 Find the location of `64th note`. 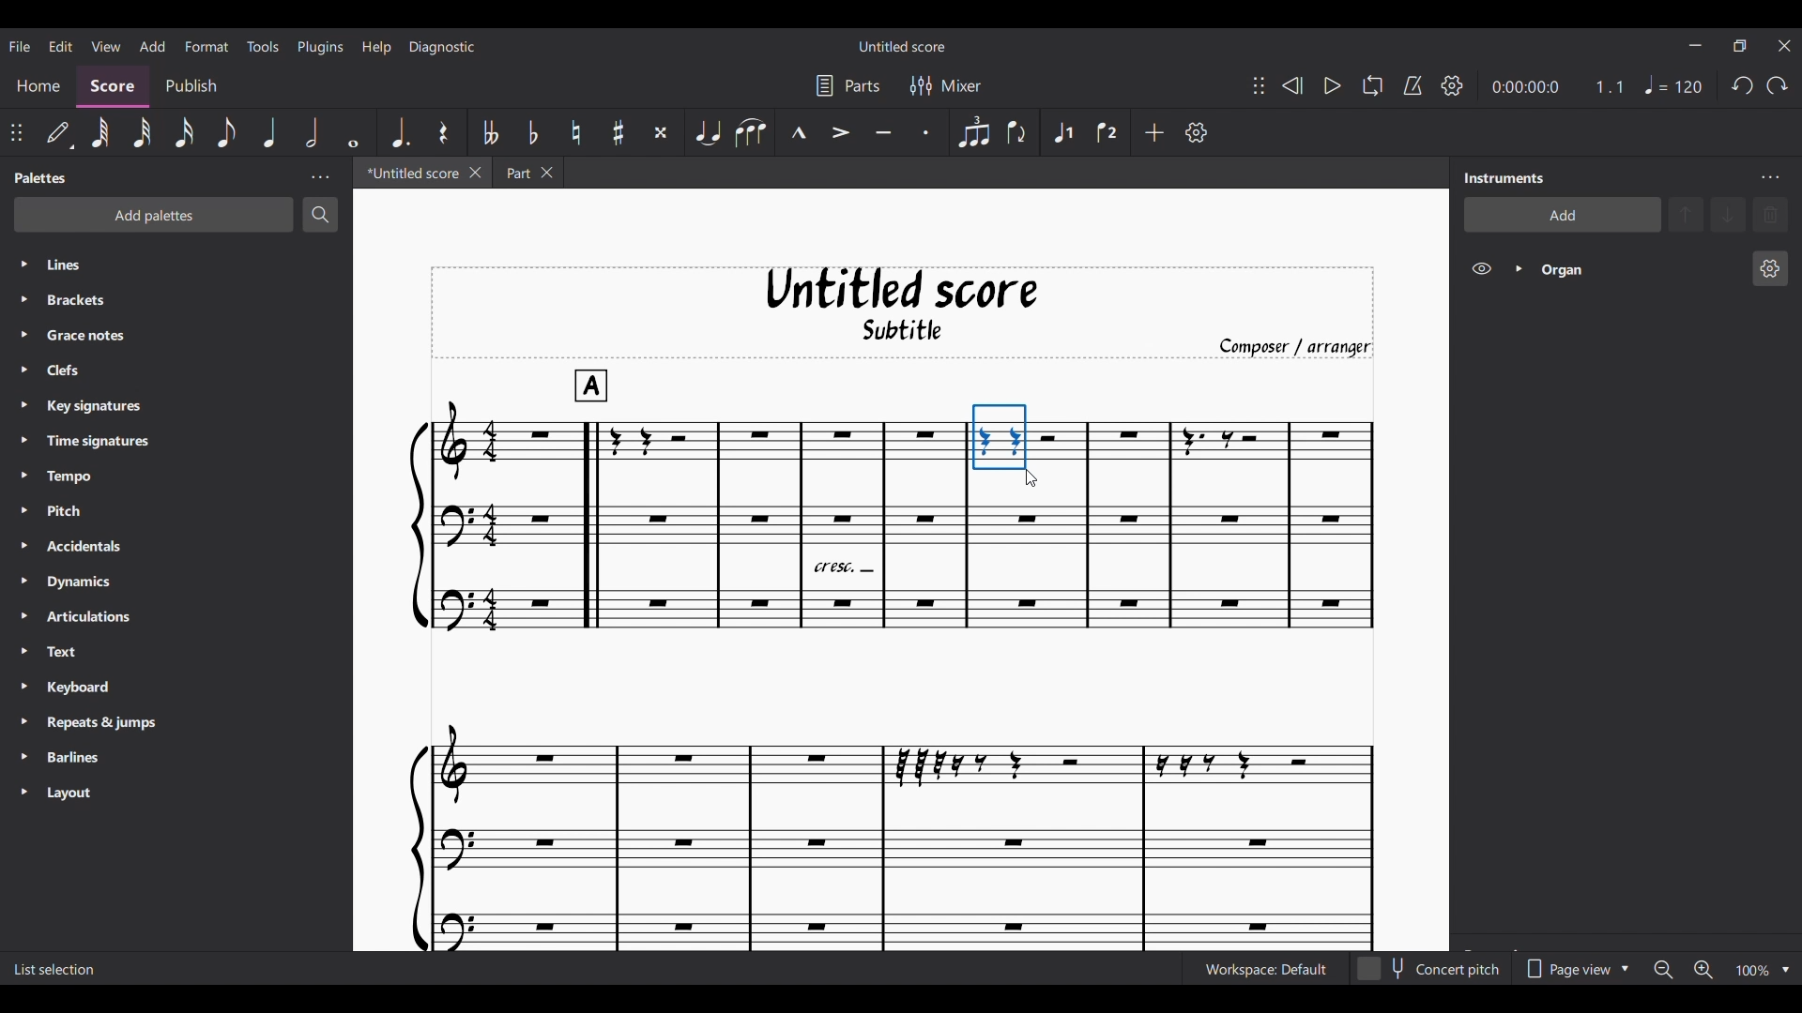

64th note is located at coordinates (99, 134).